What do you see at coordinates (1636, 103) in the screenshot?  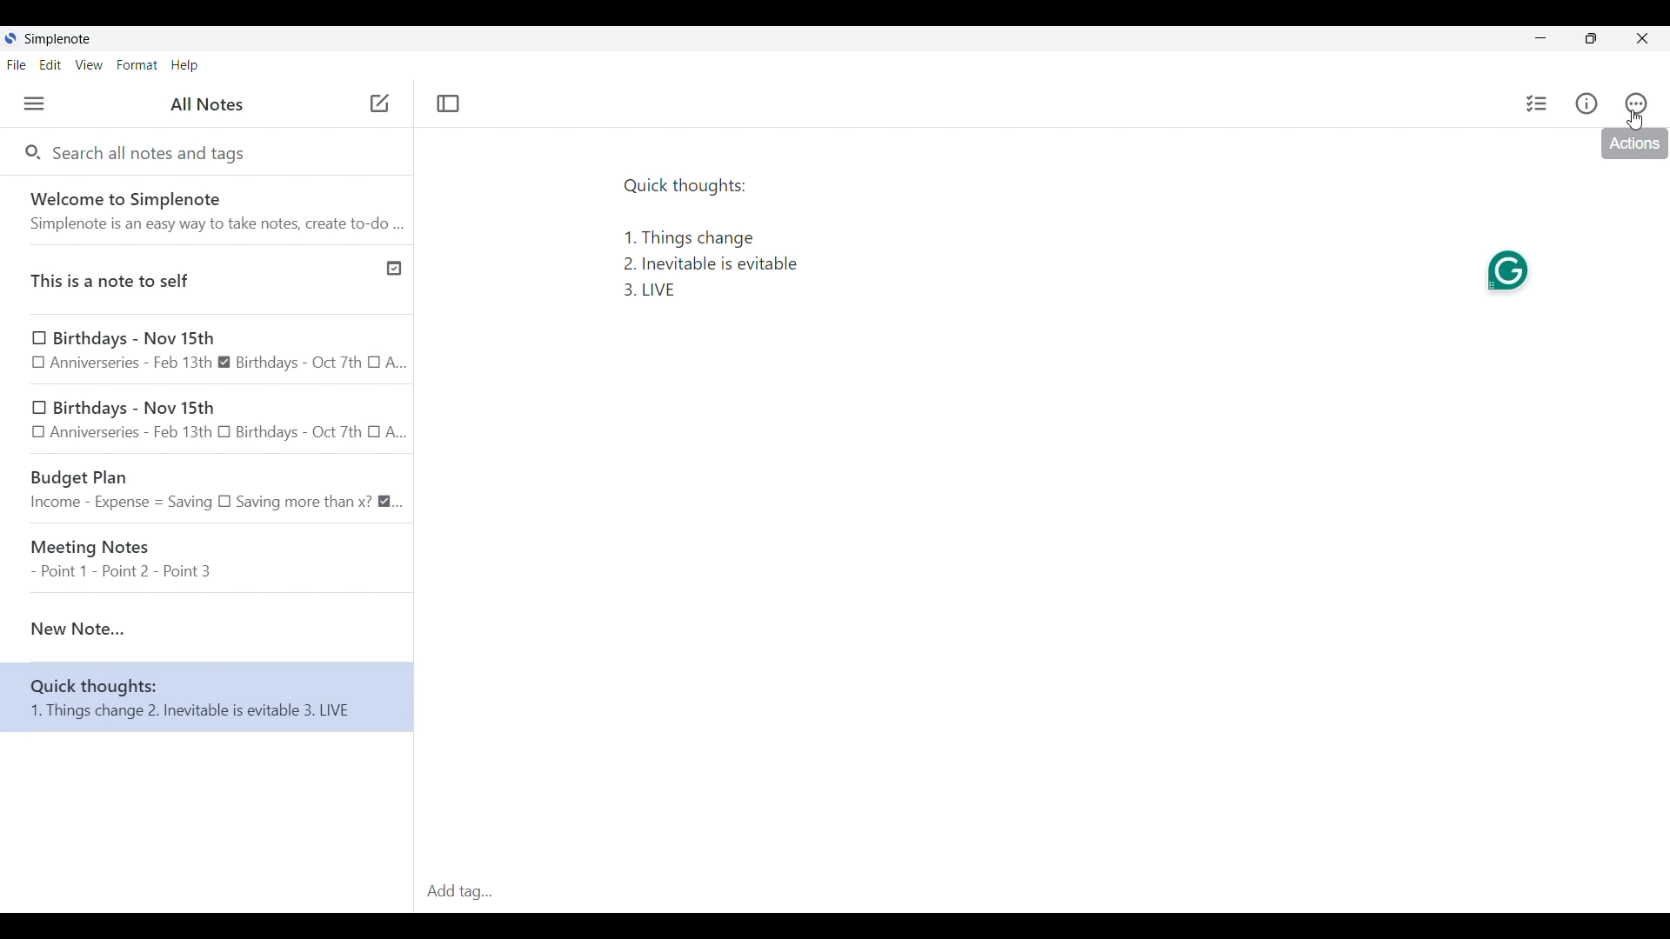 I see `Actions` at bounding box center [1636, 103].